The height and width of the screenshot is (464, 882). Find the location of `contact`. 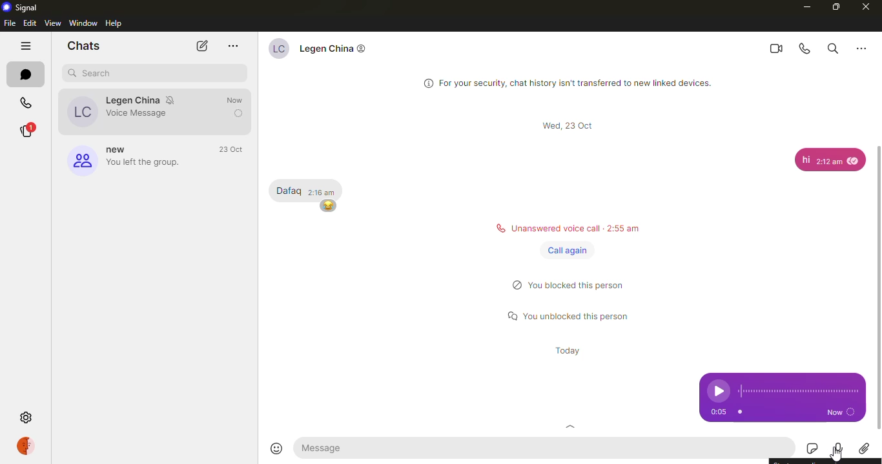

contact is located at coordinates (154, 99).